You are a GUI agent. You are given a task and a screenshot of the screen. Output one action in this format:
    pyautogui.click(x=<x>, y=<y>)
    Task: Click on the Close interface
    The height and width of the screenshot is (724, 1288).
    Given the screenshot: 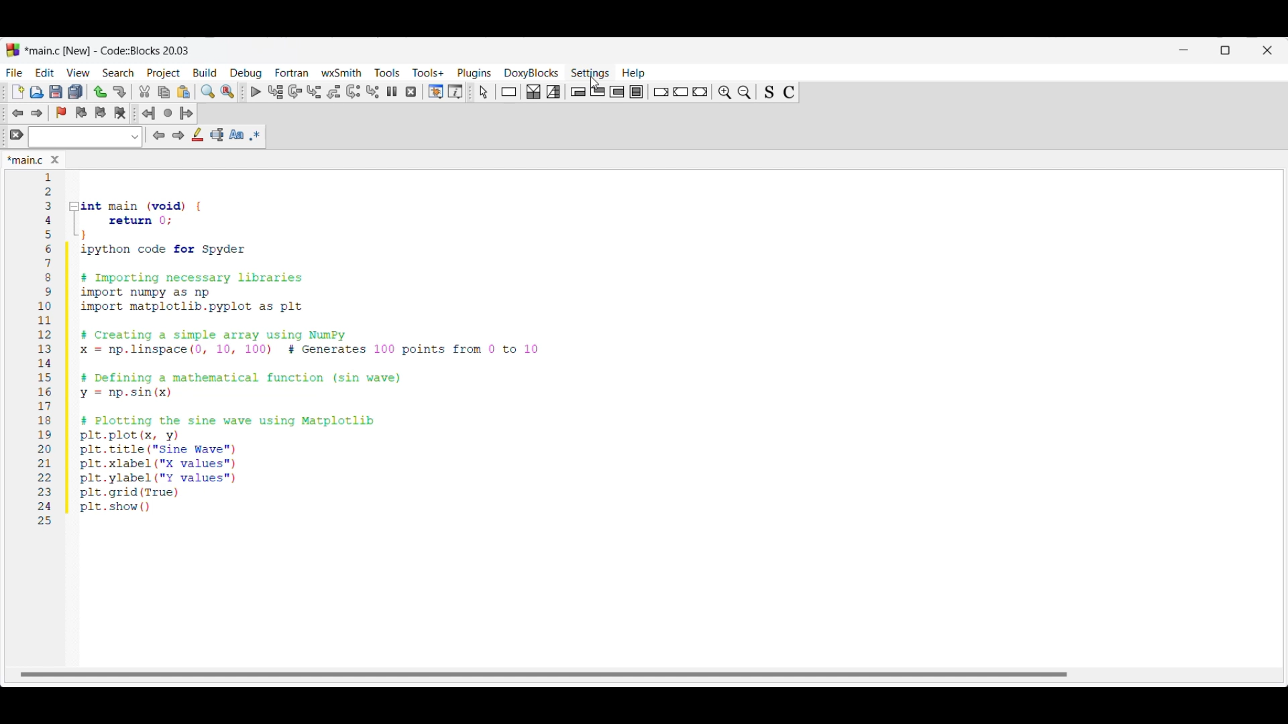 What is the action you would take?
    pyautogui.click(x=1267, y=50)
    